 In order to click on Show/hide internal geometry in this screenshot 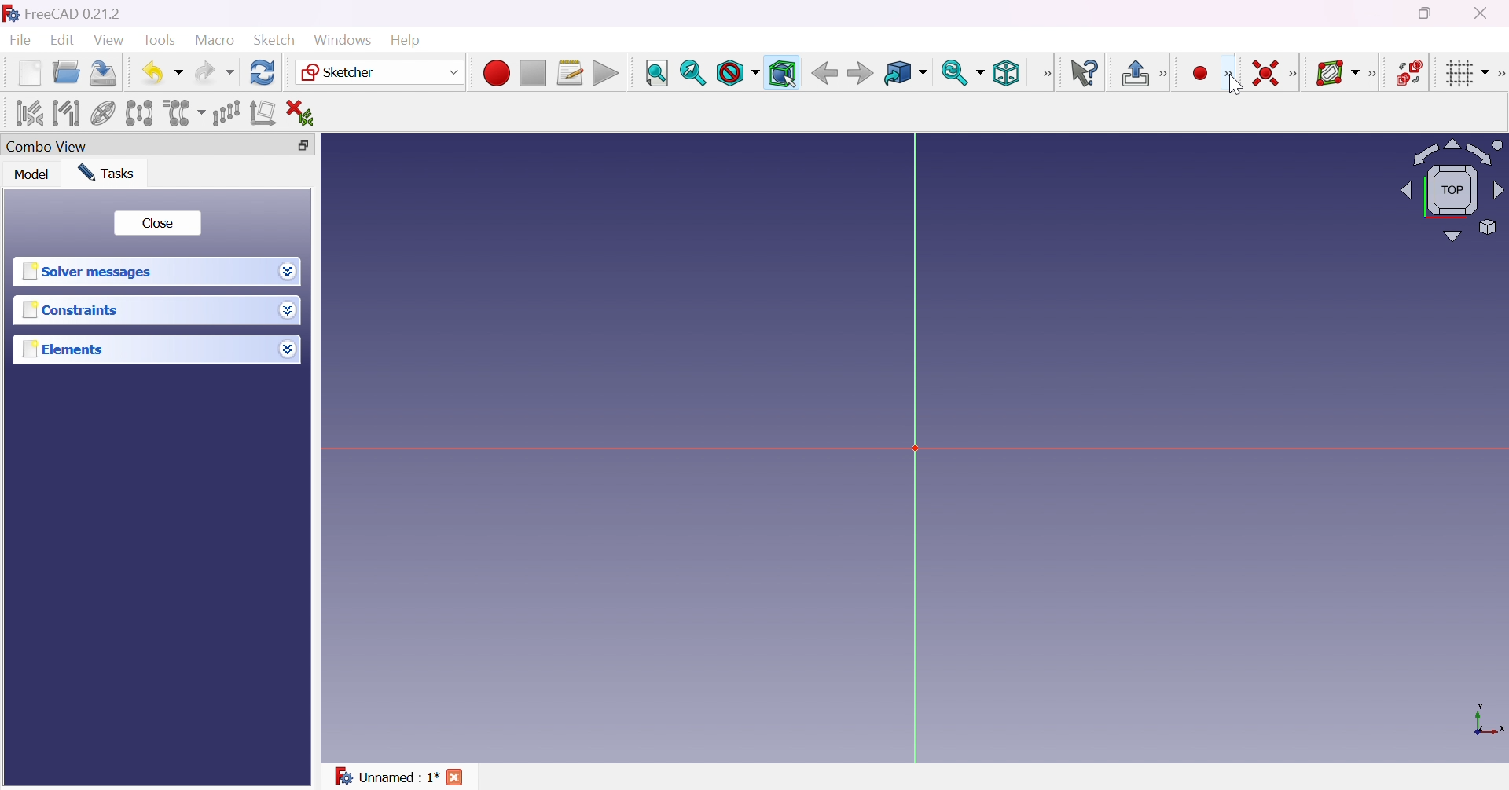, I will do `click(104, 115)`.